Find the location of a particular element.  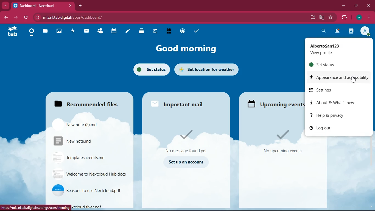

about is located at coordinates (337, 103).